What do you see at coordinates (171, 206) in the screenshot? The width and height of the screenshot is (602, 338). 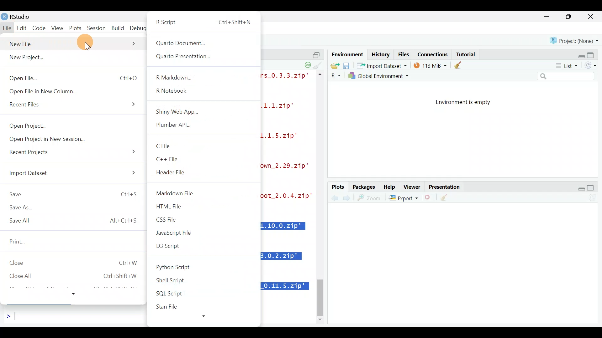 I see `HTML File` at bounding box center [171, 206].